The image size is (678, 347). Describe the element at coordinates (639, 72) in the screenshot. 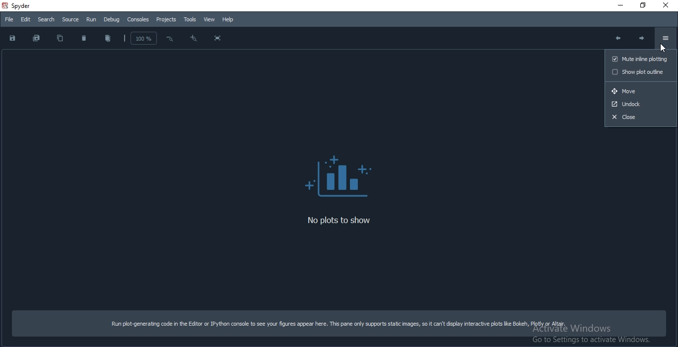

I see `show plot outline` at that location.